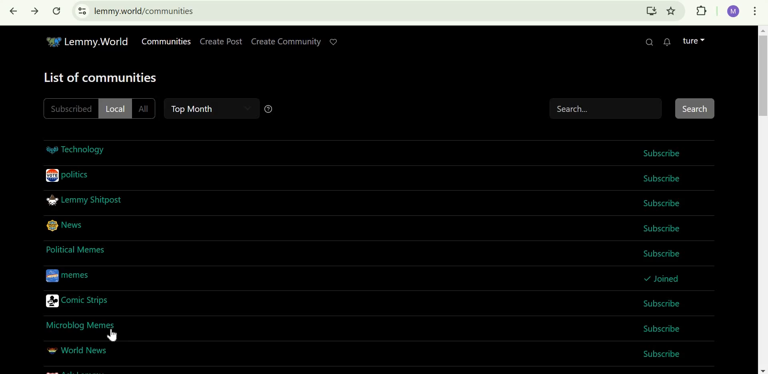  Describe the element at coordinates (663, 354) in the screenshot. I see `subscribe` at that location.